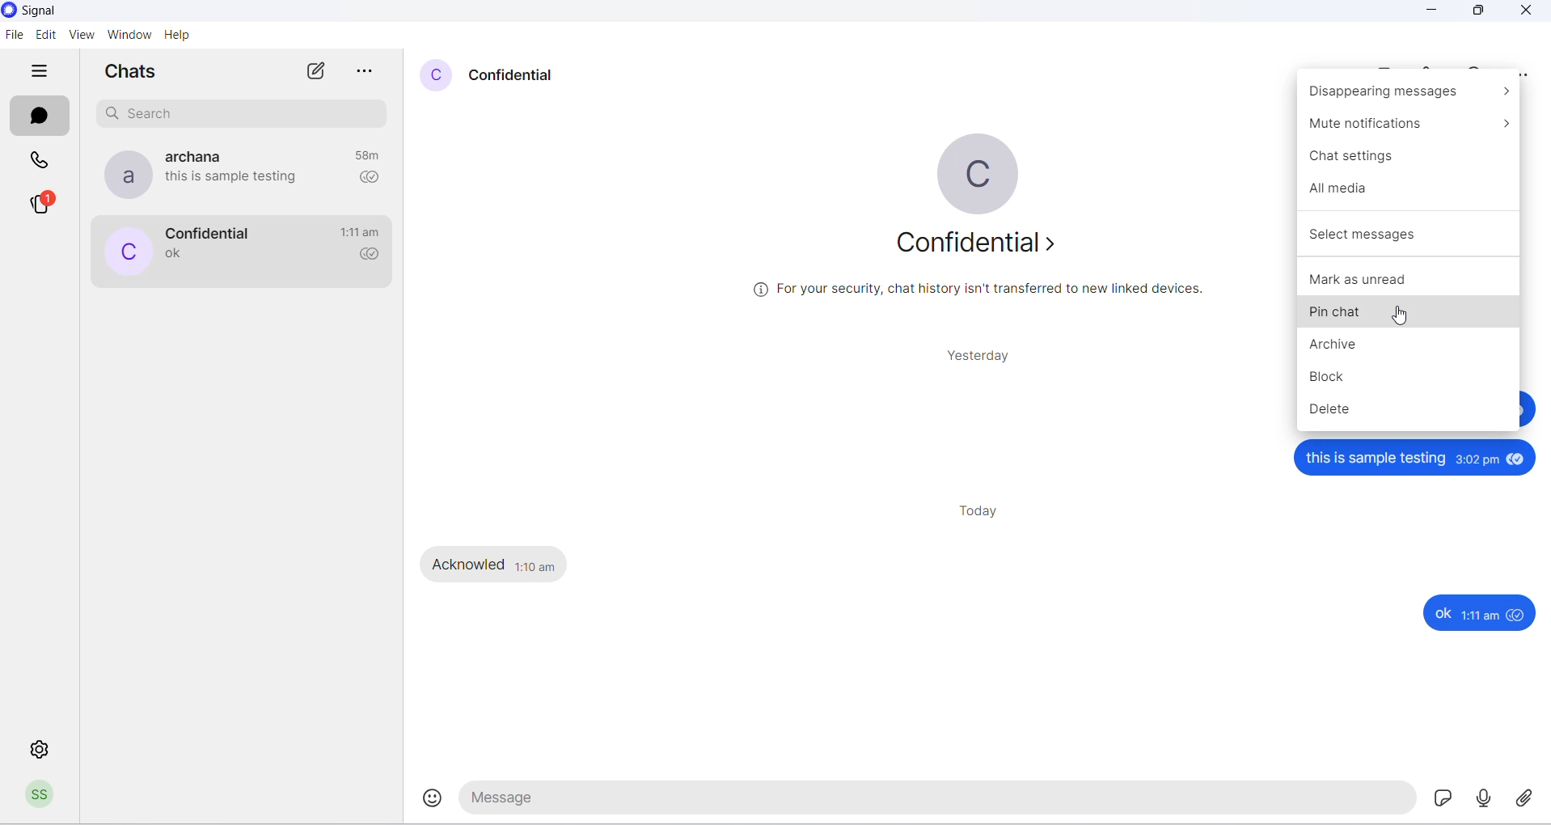  I want to click on last message, so click(236, 177).